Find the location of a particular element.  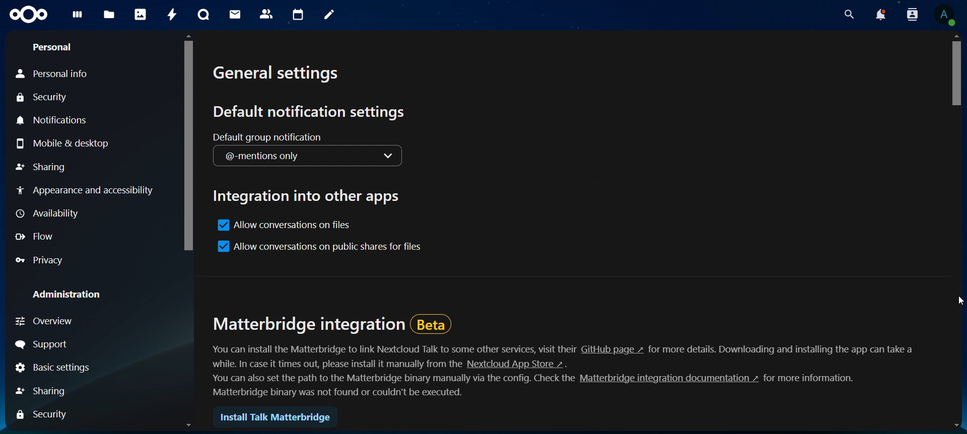

security is located at coordinates (44, 98).